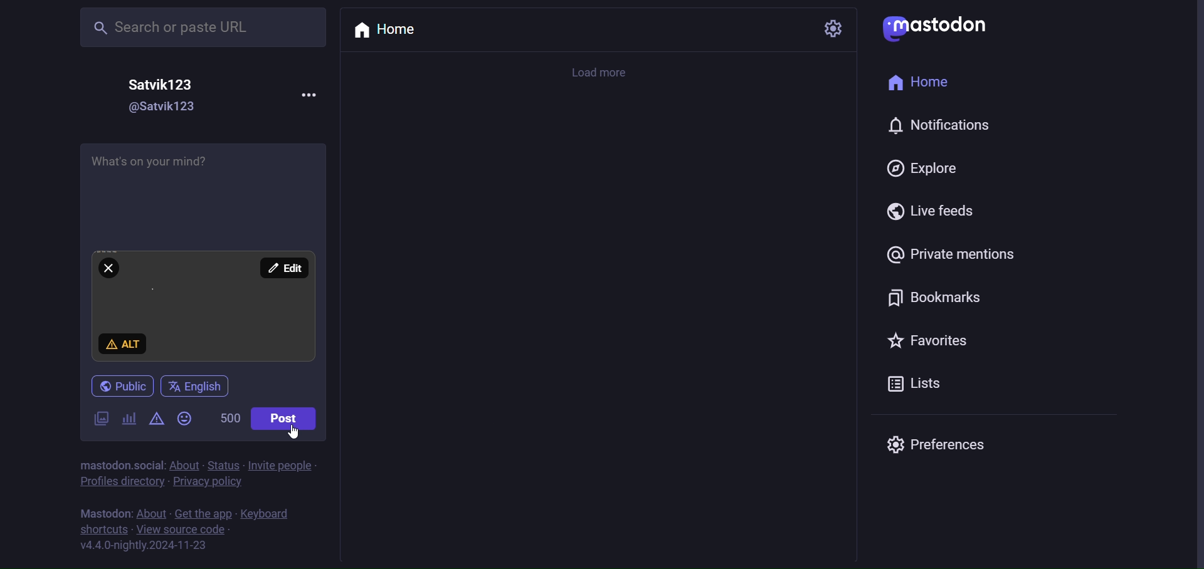 The width and height of the screenshot is (1204, 569). Describe the element at coordinates (127, 385) in the screenshot. I see `public` at that location.